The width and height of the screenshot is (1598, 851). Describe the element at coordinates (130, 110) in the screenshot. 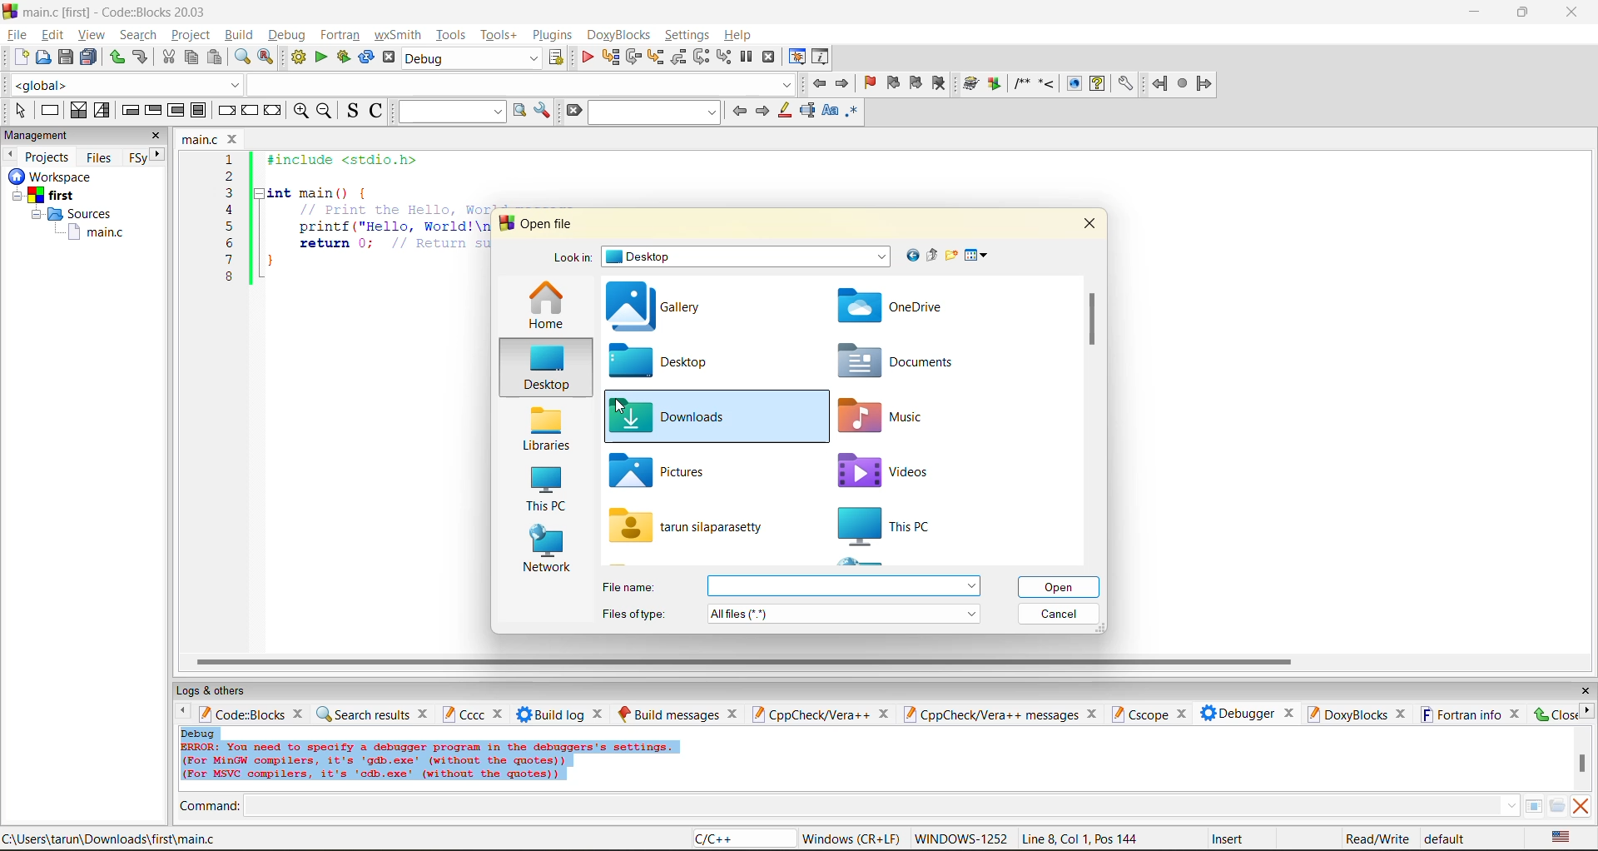

I see `entry condition loop` at that location.